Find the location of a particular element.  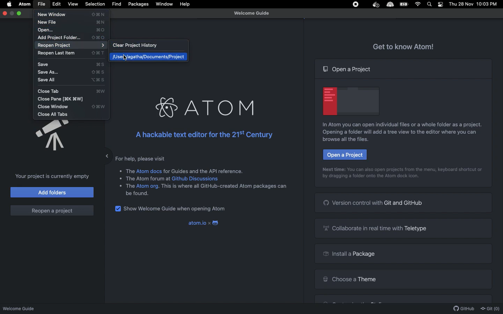

Open a project is located at coordinates (348, 69).